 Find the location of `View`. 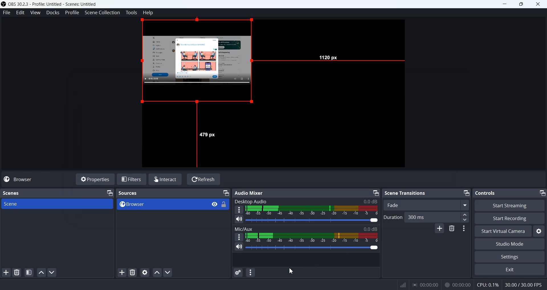

View is located at coordinates (215, 204).